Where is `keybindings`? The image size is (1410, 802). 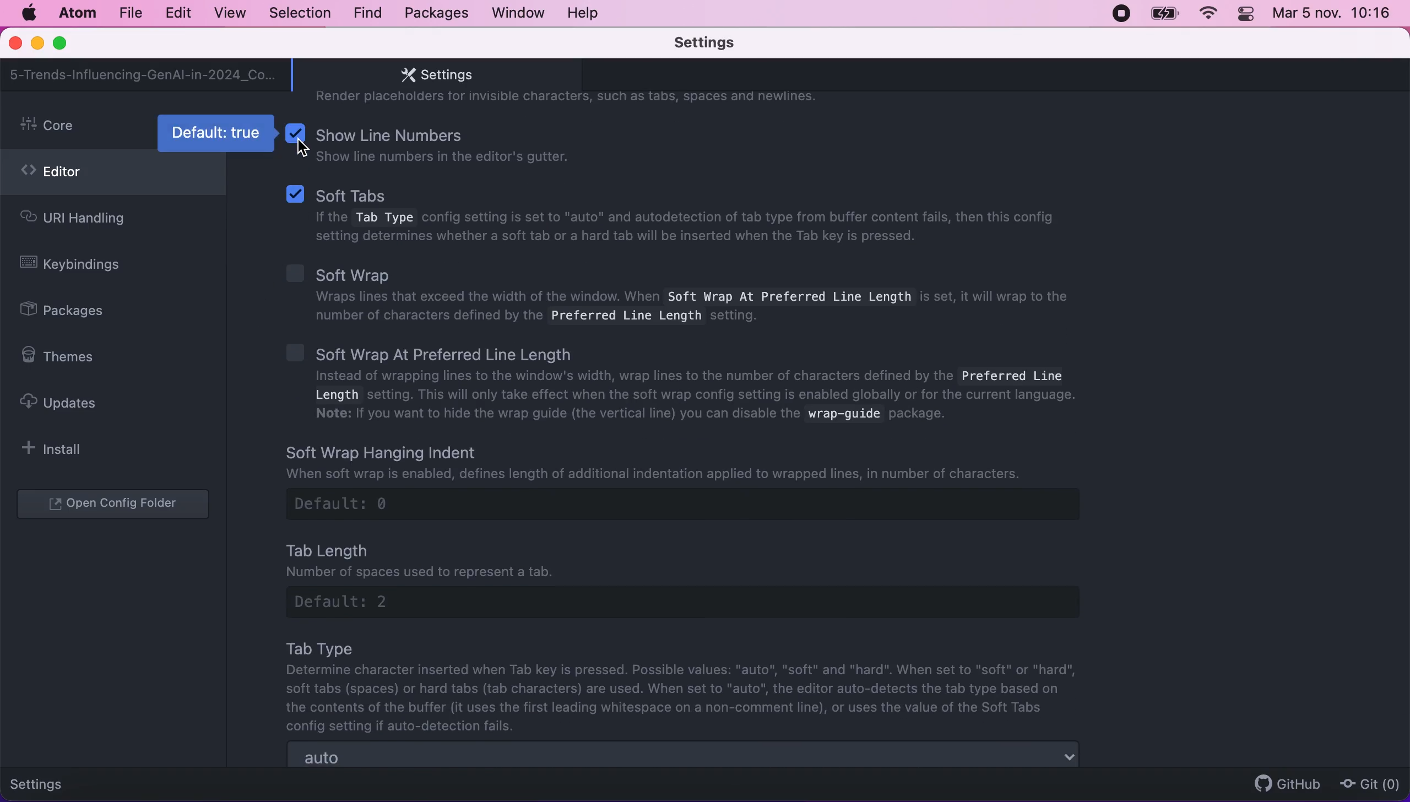
keybindings is located at coordinates (78, 266).